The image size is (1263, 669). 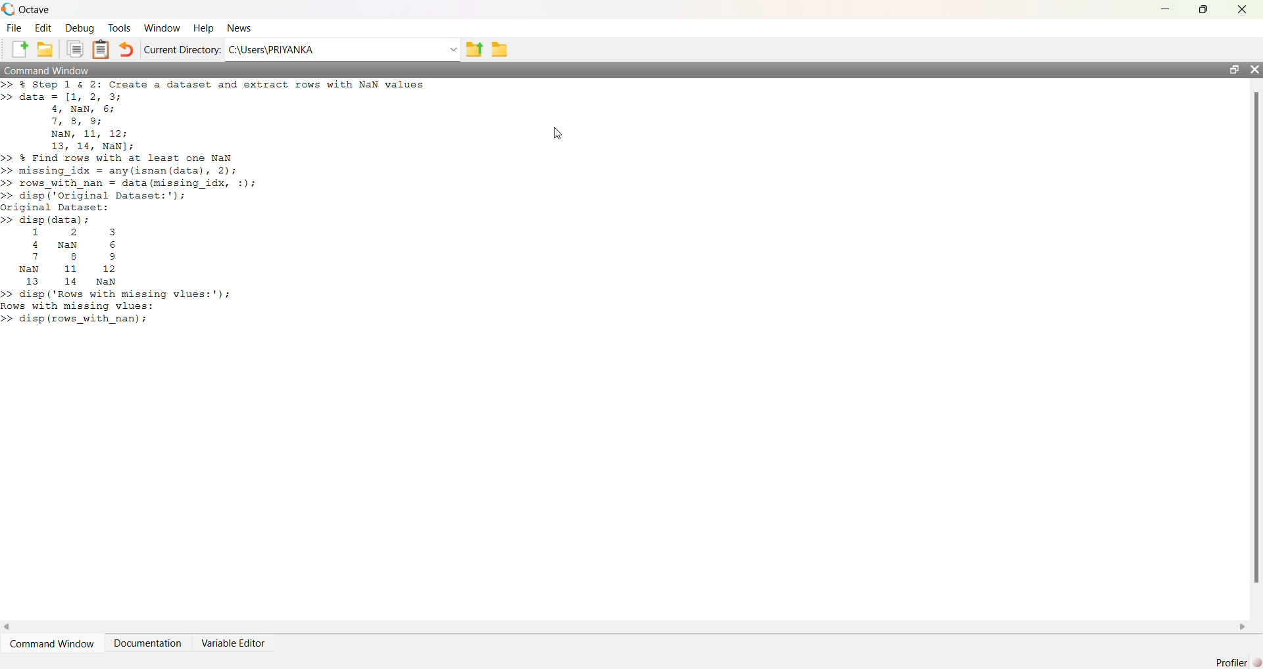 What do you see at coordinates (1243, 628) in the screenshot?
I see `scroll right` at bounding box center [1243, 628].